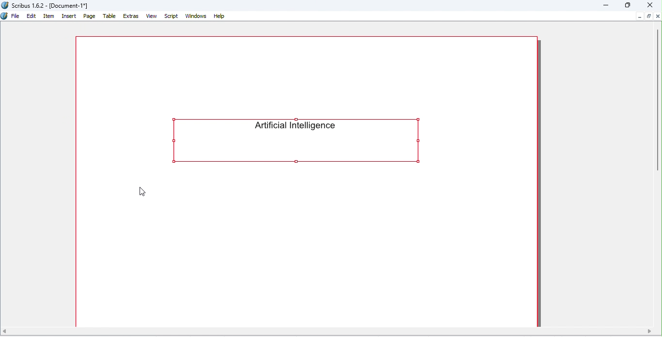  Describe the element at coordinates (5, 331) in the screenshot. I see `move left` at that location.